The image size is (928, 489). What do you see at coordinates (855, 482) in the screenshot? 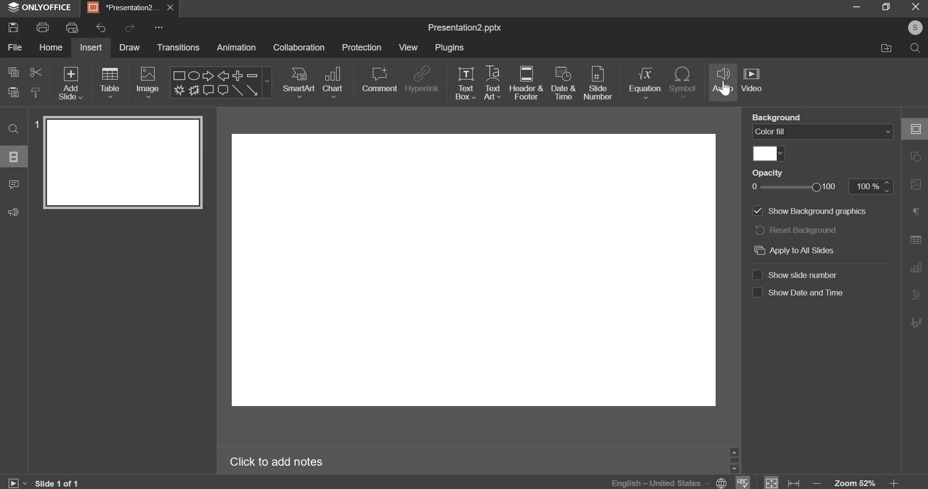
I see `zoom 52%` at bounding box center [855, 482].